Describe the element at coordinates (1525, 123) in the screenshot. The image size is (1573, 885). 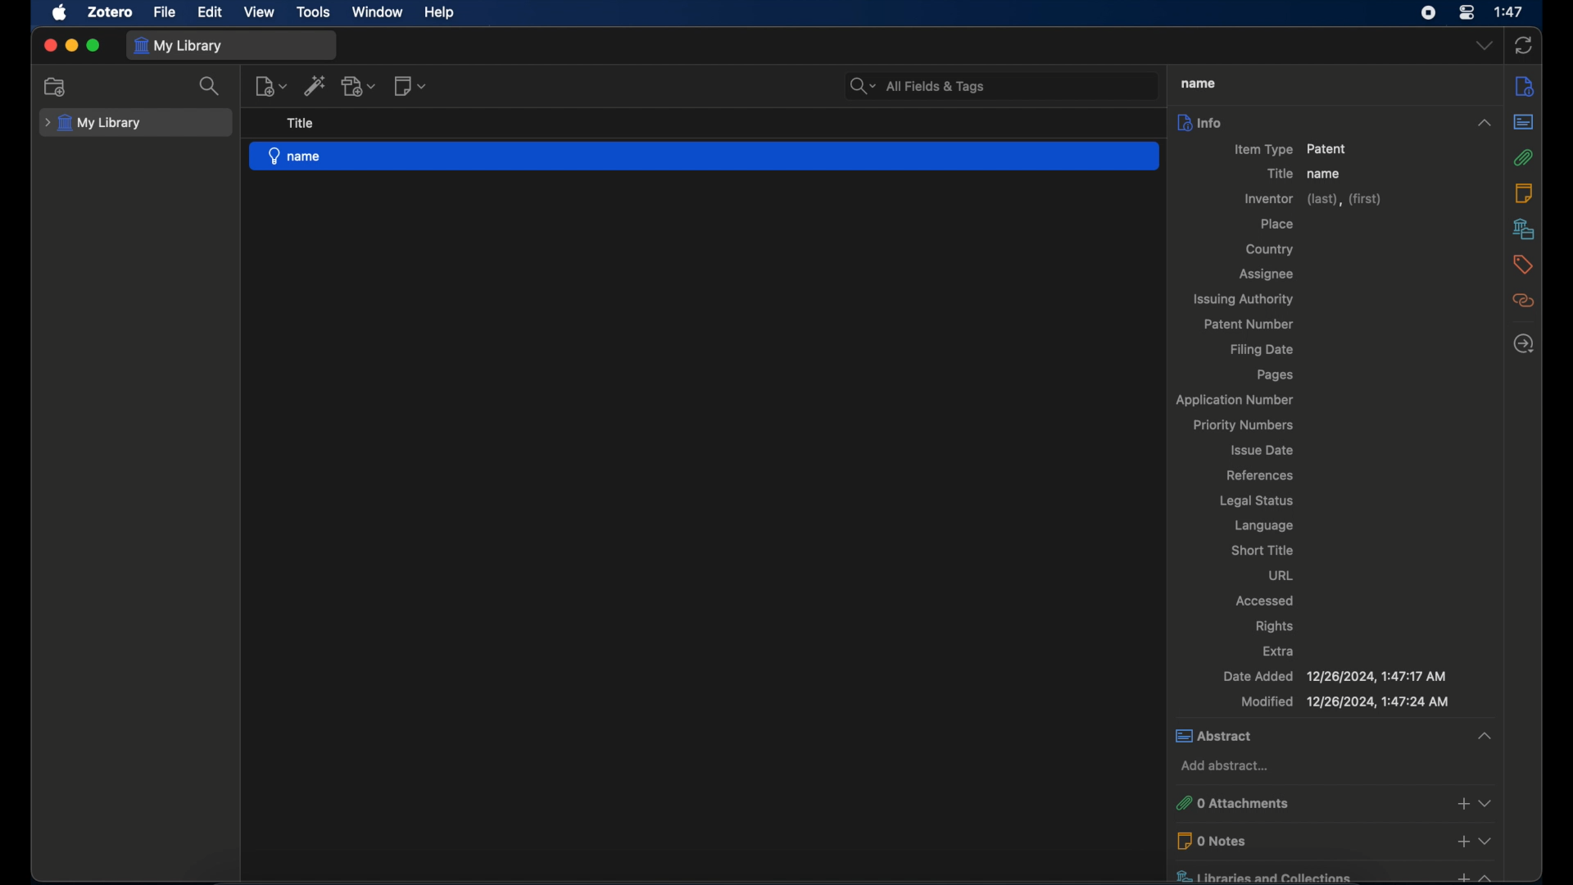
I see `abstract` at that location.